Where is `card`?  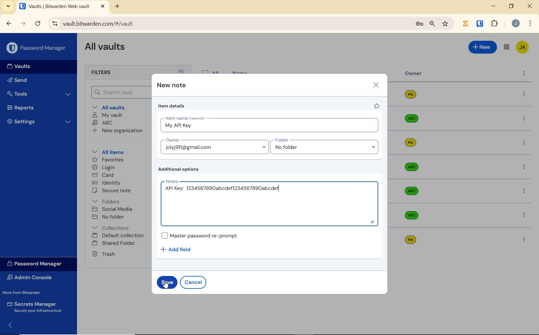 card is located at coordinates (104, 175).